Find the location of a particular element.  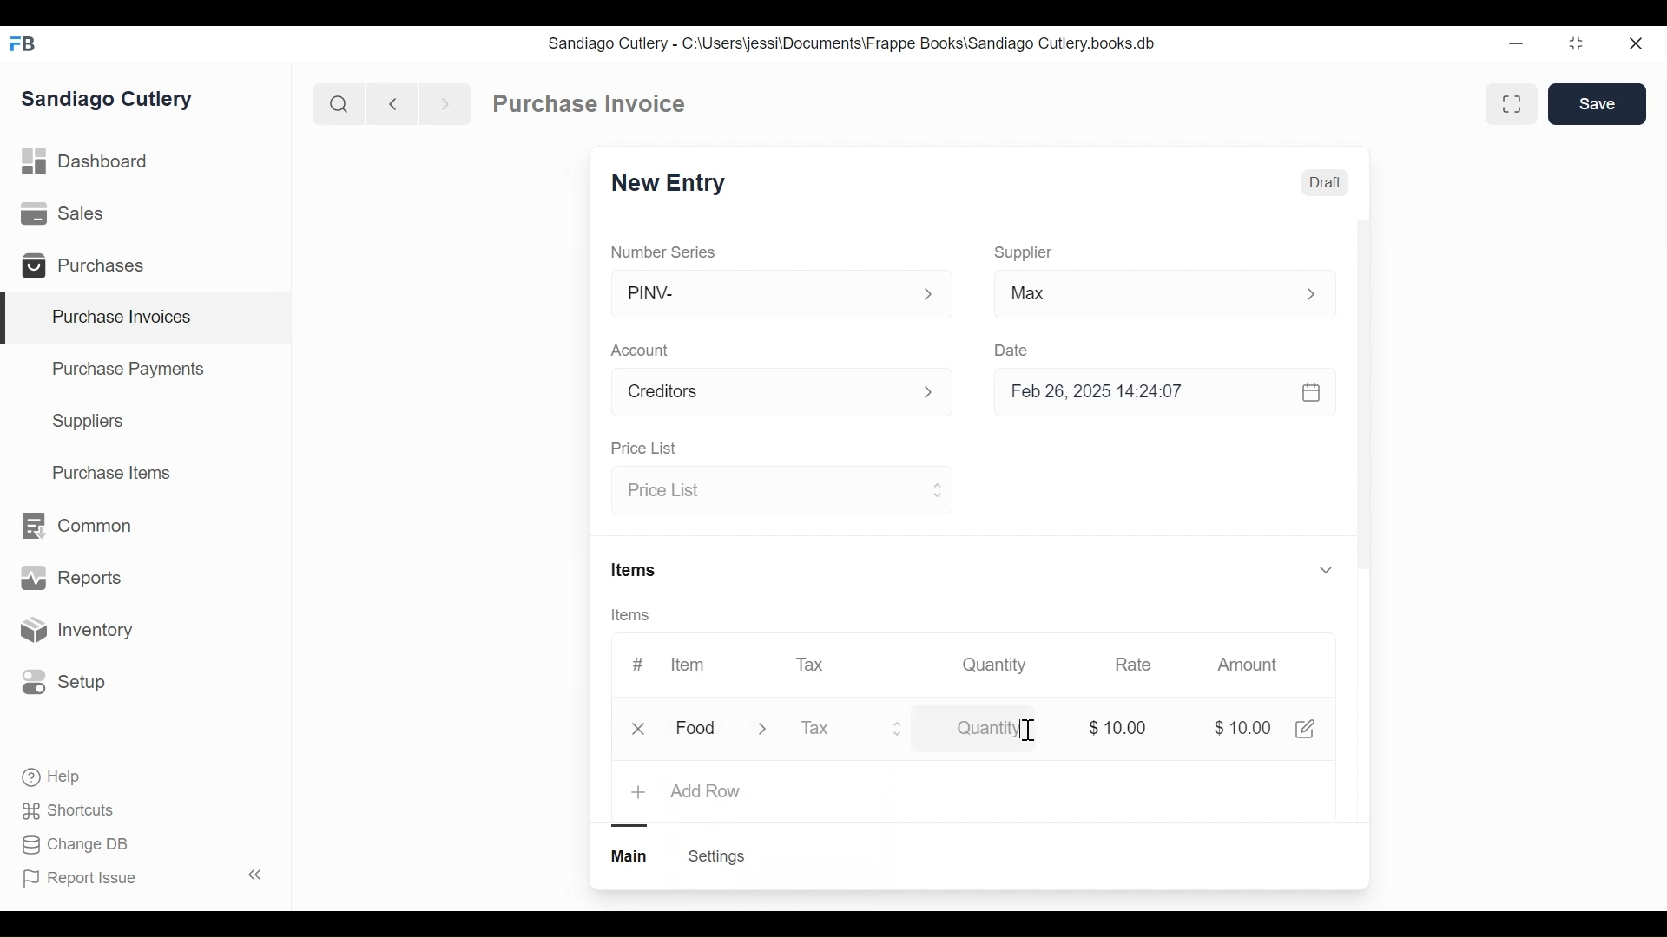

Naviagate back is located at coordinates (393, 102).